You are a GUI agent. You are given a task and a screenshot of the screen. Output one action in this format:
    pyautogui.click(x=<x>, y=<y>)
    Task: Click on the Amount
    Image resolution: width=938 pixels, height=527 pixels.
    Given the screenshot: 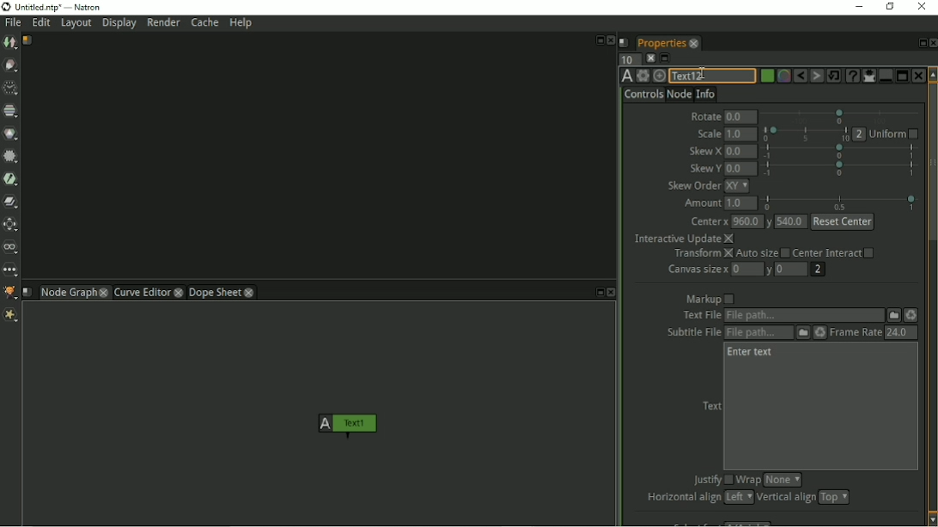 What is the action you would take?
    pyautogui.click(x=699, y=203)
    